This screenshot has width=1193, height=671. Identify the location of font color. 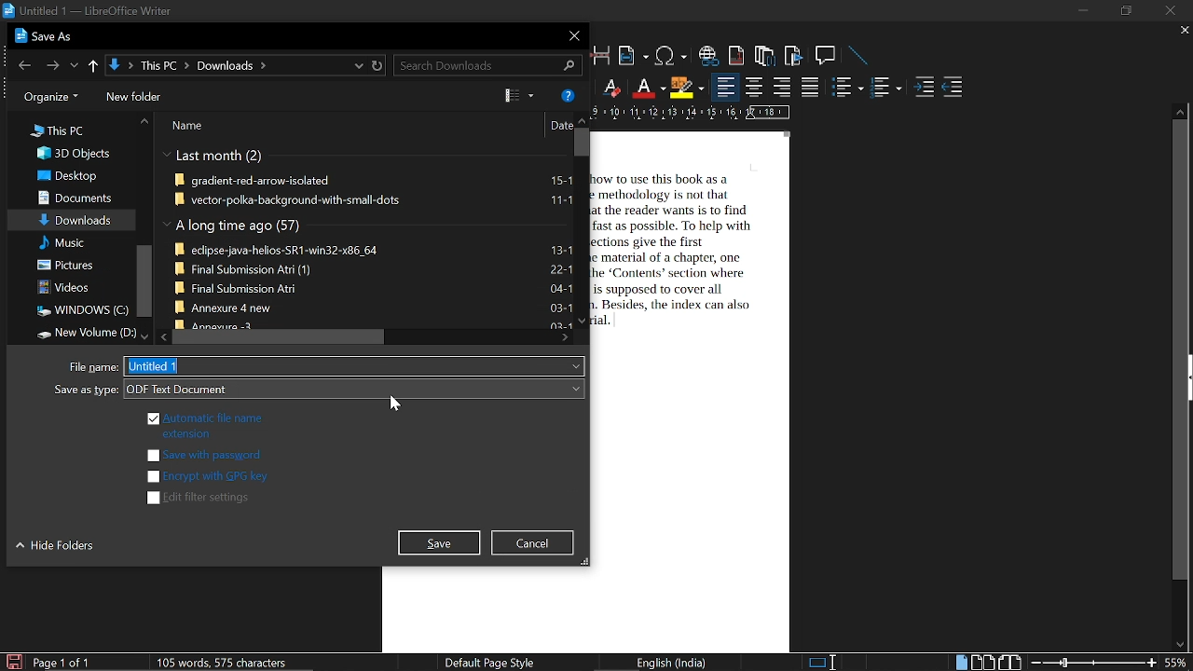
(647, 89).